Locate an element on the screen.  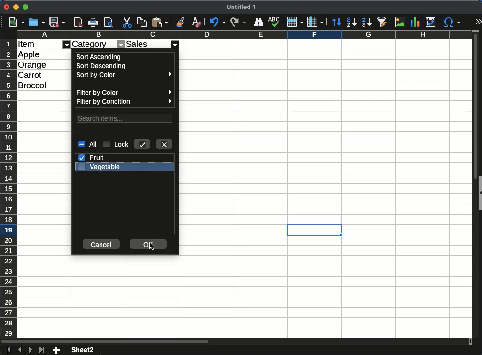
sort is located at coordinates (336, 21).